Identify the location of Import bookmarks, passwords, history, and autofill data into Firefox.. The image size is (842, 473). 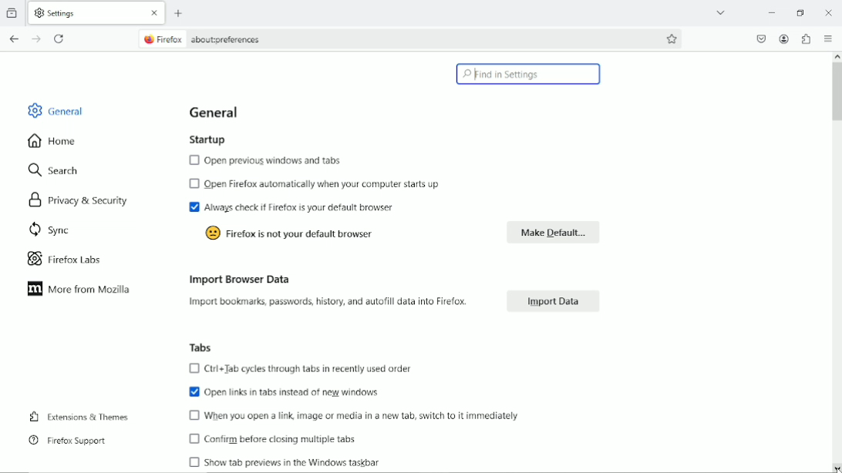
(335, 304).